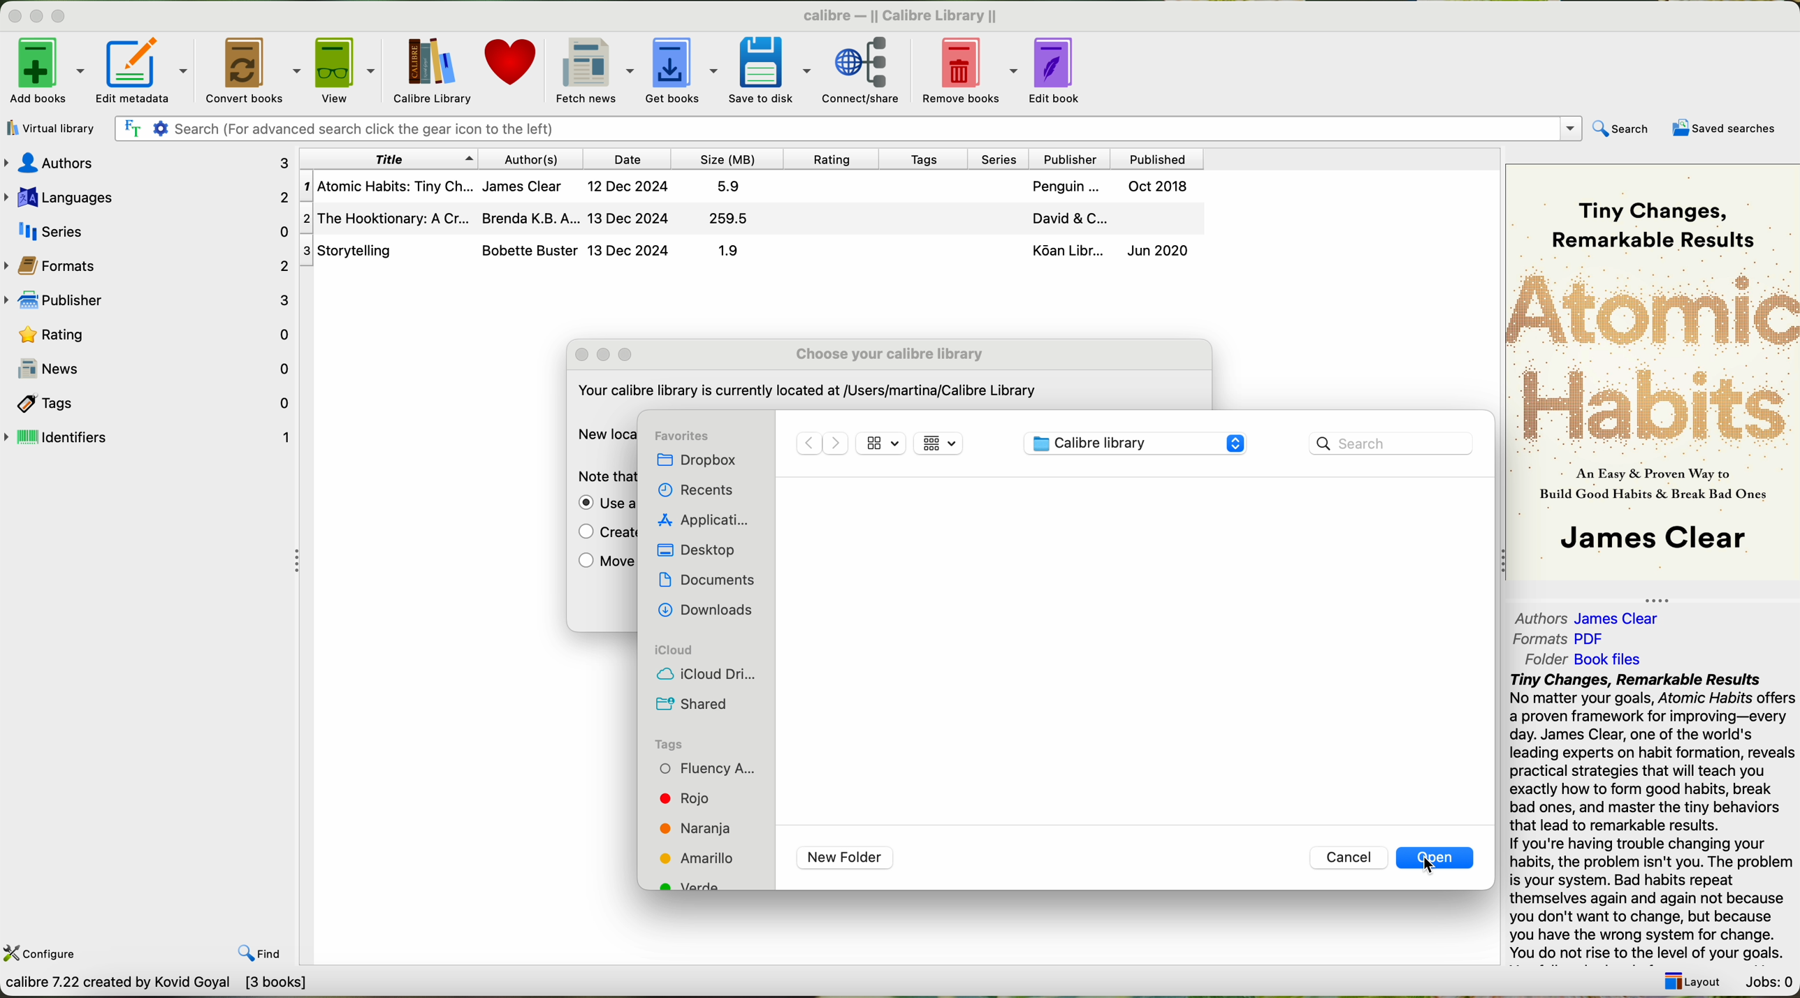 This screenshot has width=1800, height=998. What do you see at coordinates (146, 161) in the screenshot?
I see `authors` at bounding box center [146, 161].